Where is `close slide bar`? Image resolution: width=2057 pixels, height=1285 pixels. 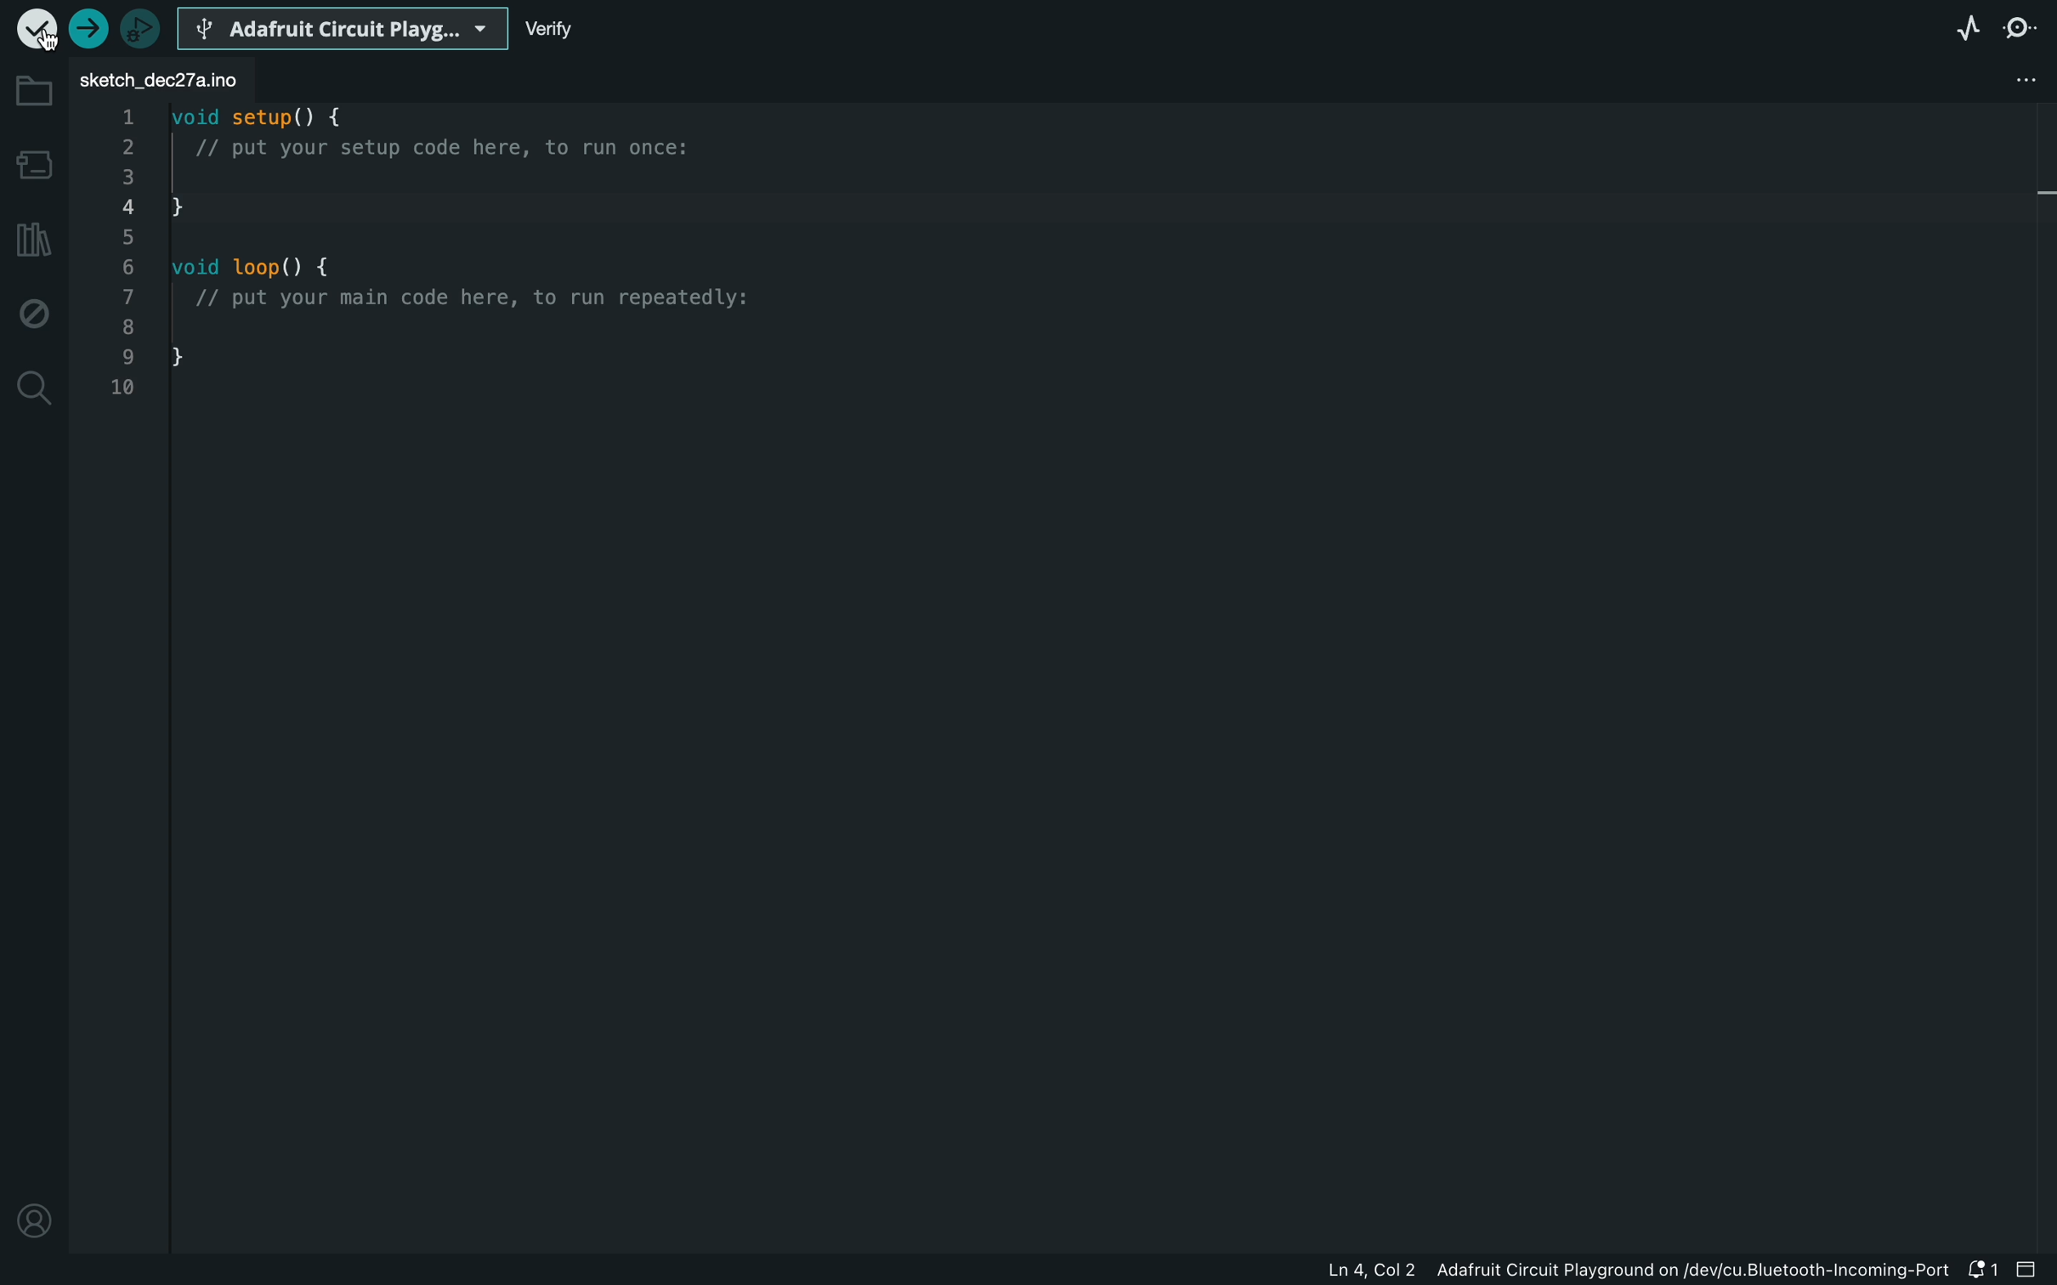
close slide bar is located at coordinates (2031, 1270).